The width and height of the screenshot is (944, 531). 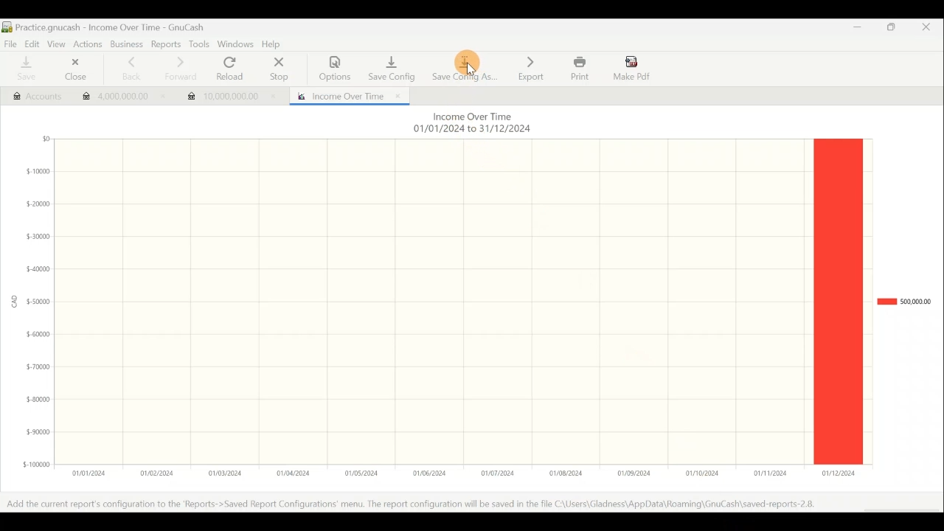 What do you see at coordinates (236, 45) in the screenshot?
I see `Windows` at bounding box center [236, 45].